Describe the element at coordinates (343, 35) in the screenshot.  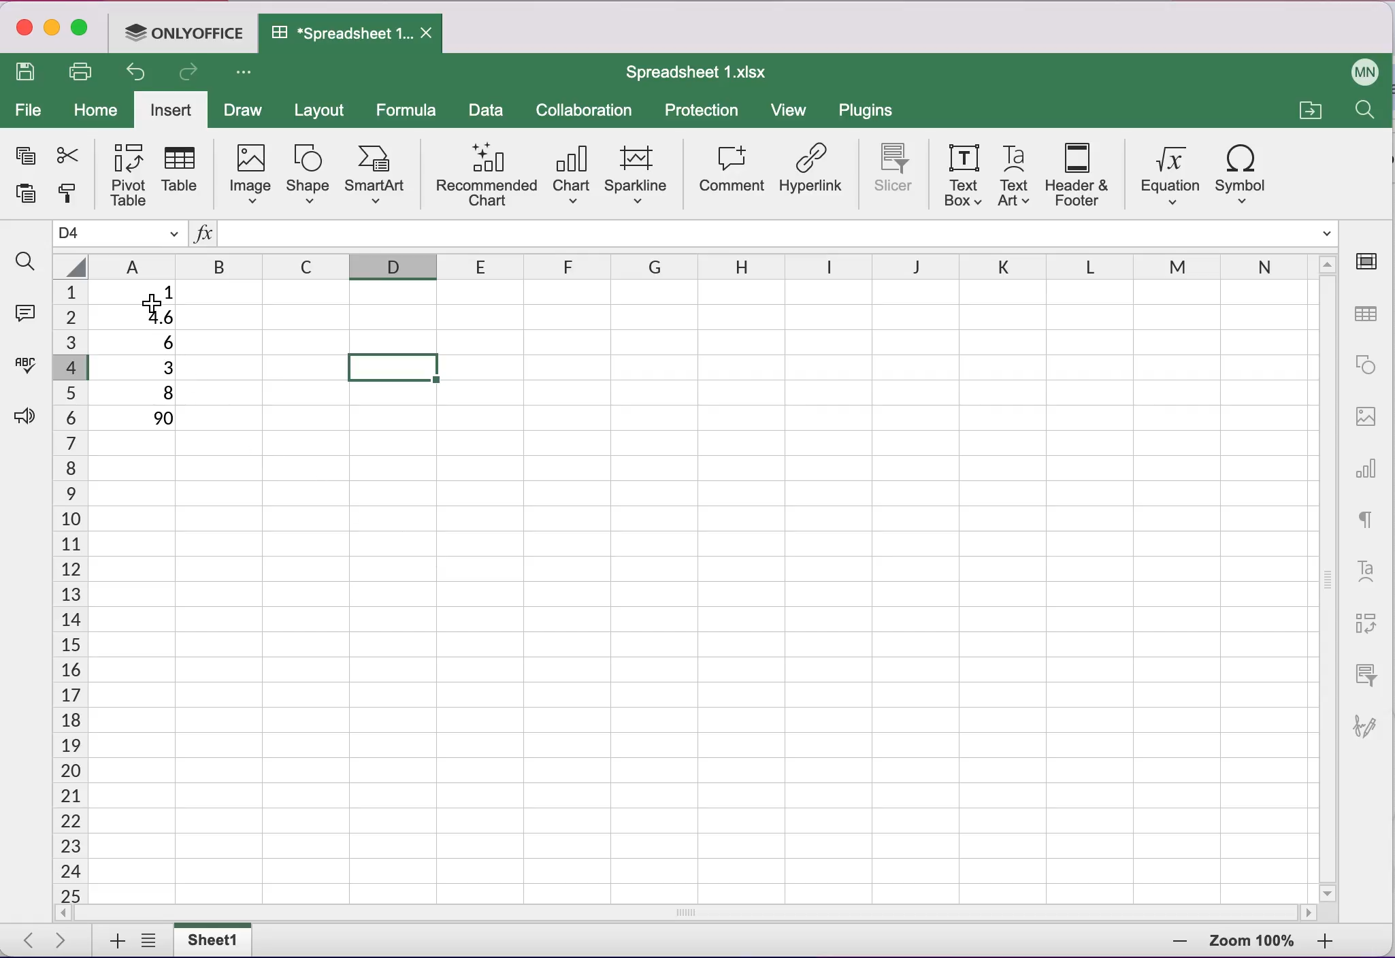
I see `Spreadsheet 1.xIsx` at that location.